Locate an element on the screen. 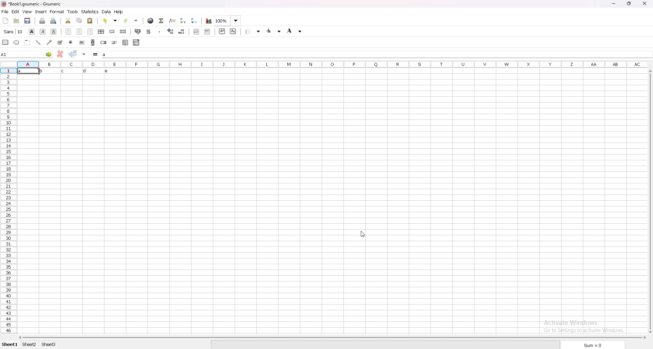 The width and height of the screenshot is (653, 349). combo box is located at coordinates (136, 42).